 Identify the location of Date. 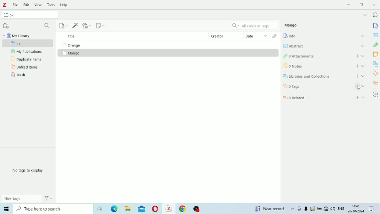
(256, 36).